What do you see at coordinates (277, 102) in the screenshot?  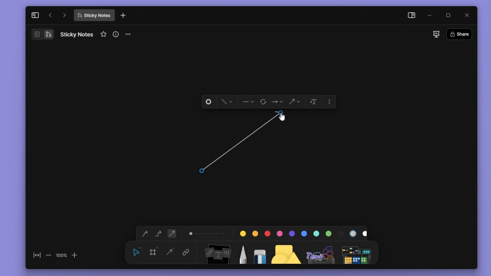 I see `end point style` at bounding box center [277, 102].